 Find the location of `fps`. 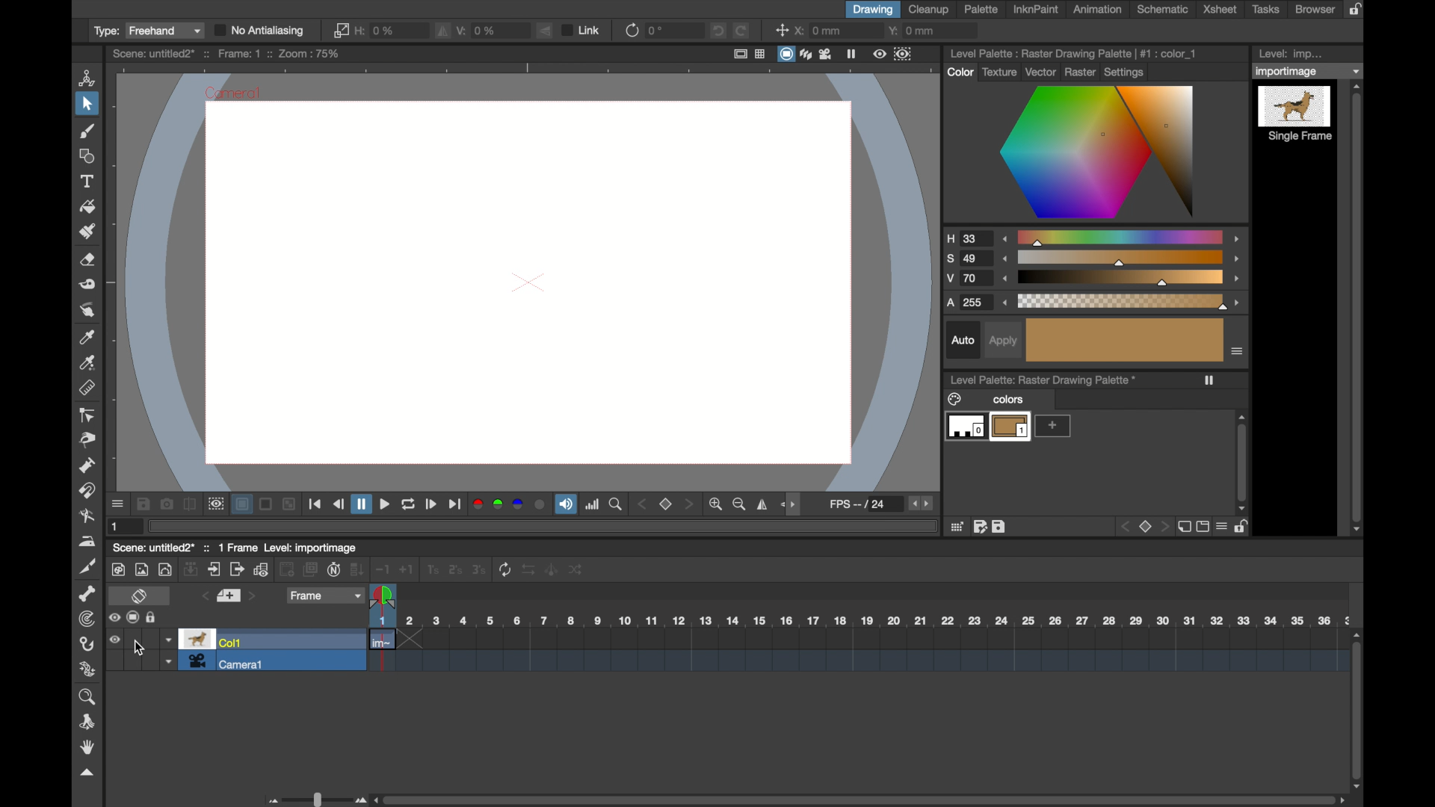

fps is located at coordinates (858, 504).